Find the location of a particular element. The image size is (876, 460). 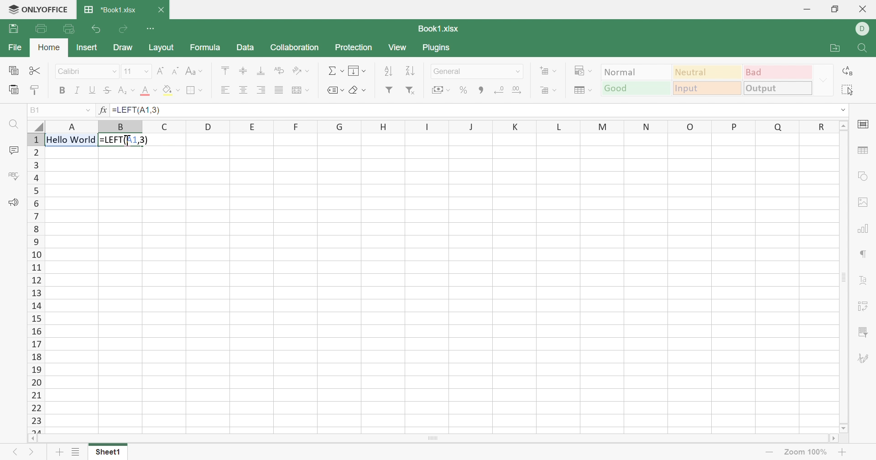

Data is located at coordinates (245, 47).